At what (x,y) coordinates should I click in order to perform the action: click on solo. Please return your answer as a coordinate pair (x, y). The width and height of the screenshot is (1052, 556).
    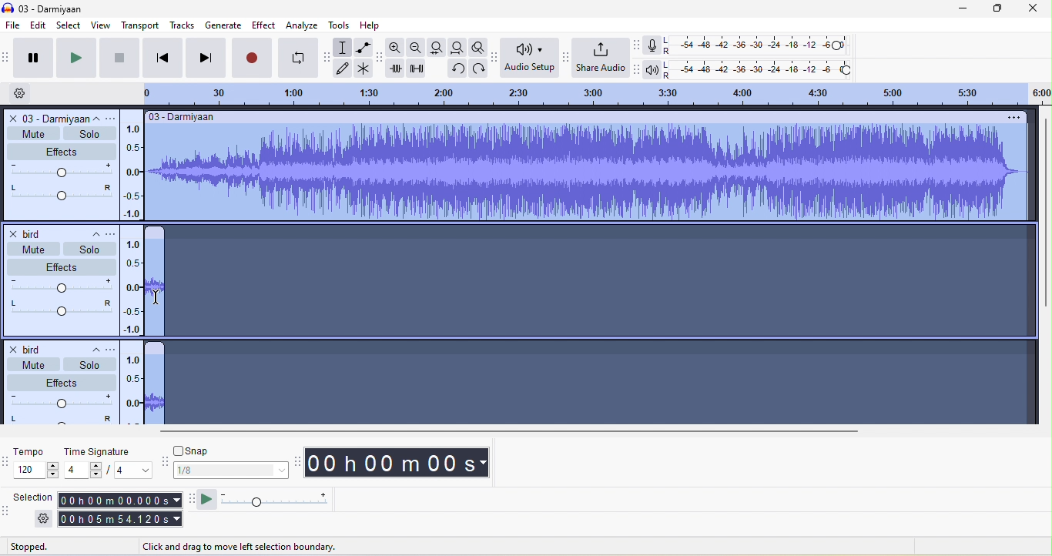
    Looking at the image, I should click on (89, 249).